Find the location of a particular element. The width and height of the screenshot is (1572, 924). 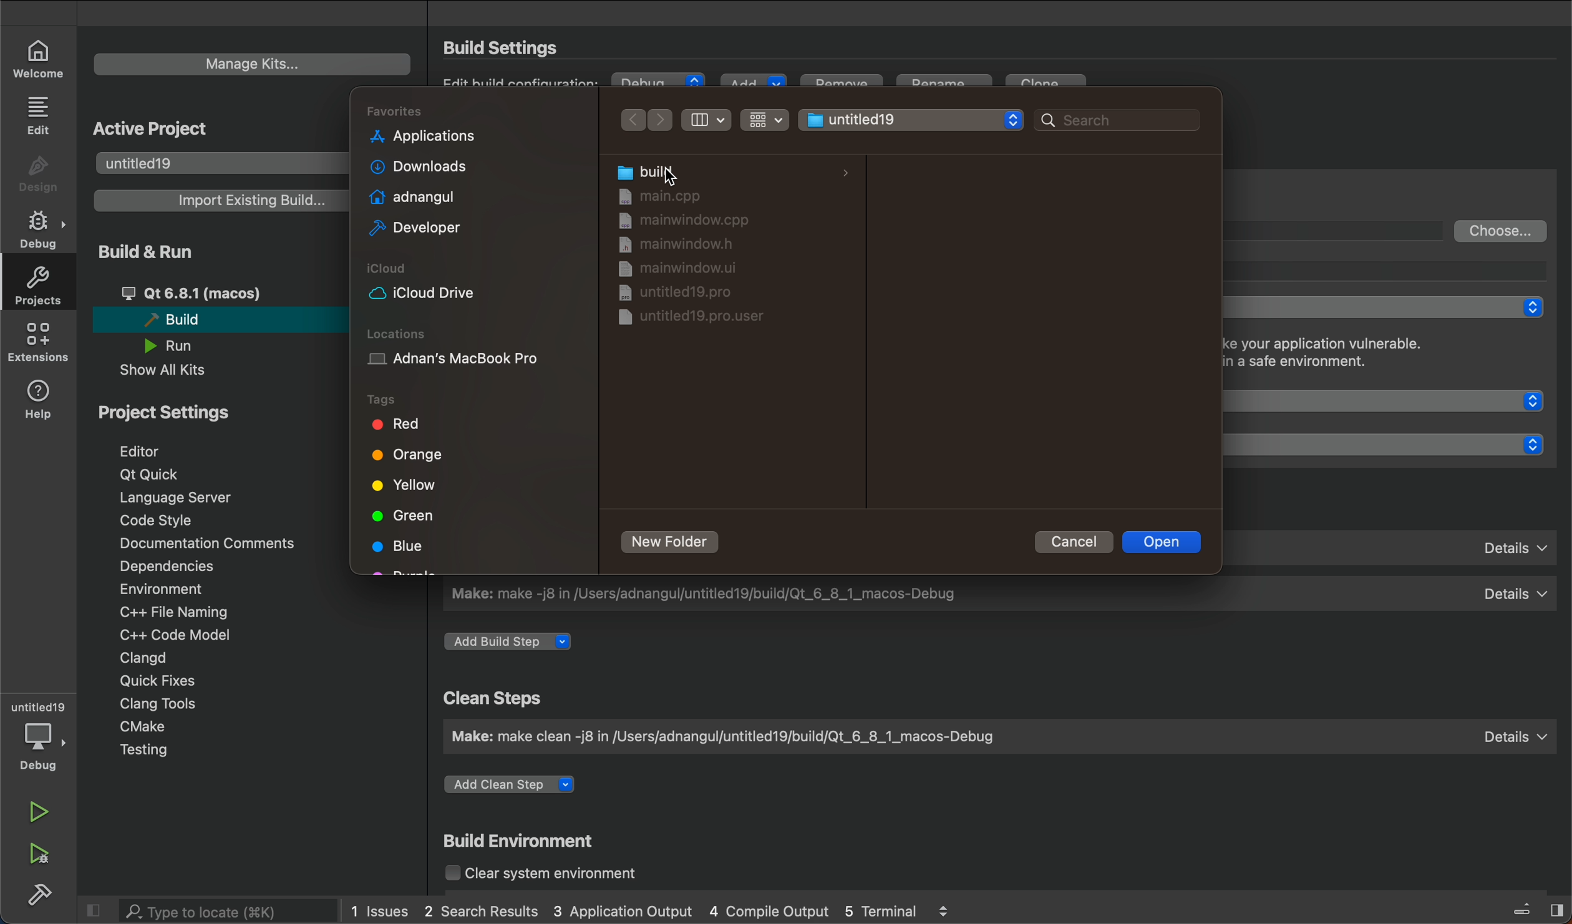

clang tools is located at coordinates (155, 703).